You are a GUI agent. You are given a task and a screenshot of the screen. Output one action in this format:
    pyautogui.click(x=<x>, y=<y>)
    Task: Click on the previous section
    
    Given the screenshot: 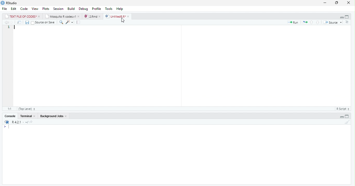 What is the action you would take?
    pyautogui.click(x=312, y=23)
    